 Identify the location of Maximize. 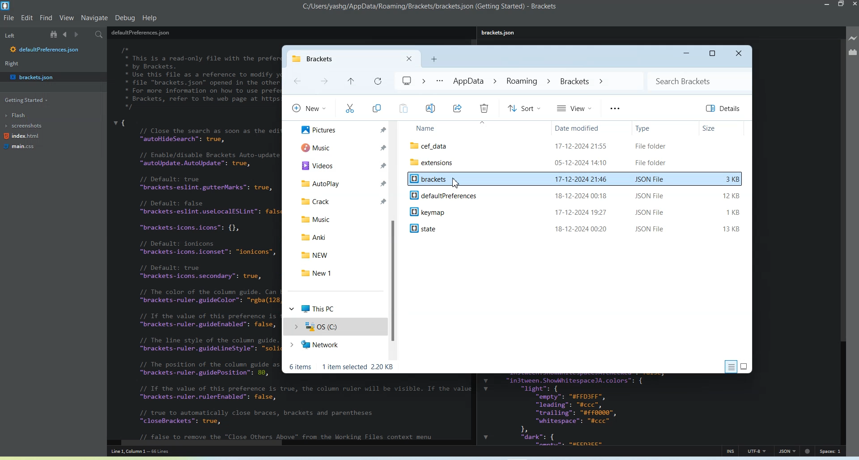
(713, 54).